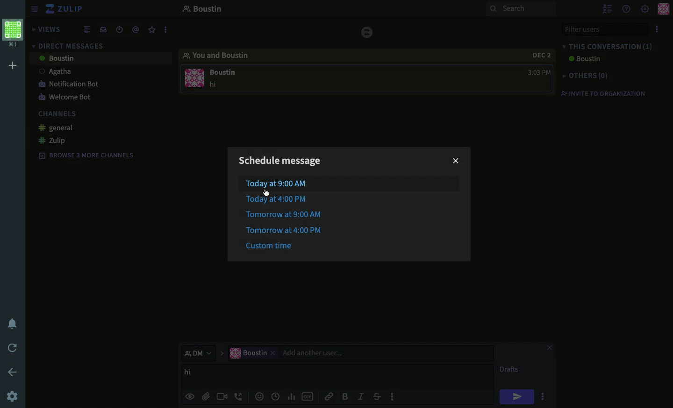 The image size is (673, 408). Describe the element at coordinates (75, 46) in the screenshot. I see `direct messages` at that location.